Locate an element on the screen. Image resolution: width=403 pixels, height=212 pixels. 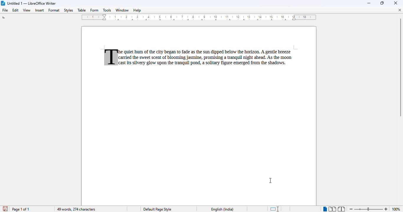
insert is located at coordinates (40, 10).